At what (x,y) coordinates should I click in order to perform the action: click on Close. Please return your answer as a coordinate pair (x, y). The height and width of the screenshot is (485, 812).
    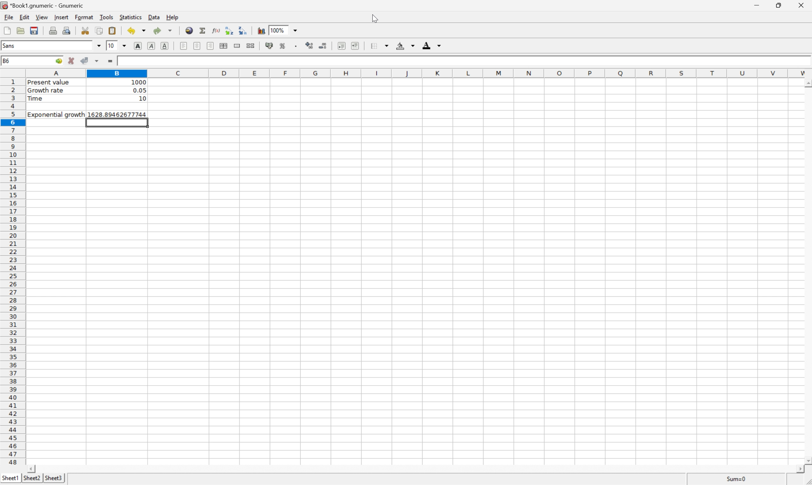
    Looking at the image, I should click on (800, 6).